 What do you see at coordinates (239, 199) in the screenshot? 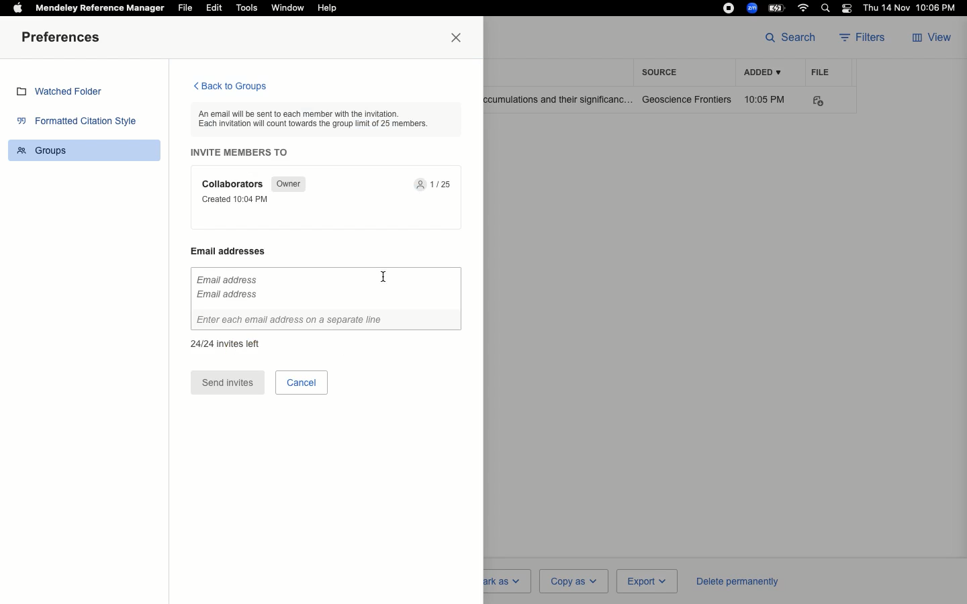
I see `Created` at bounding box center [239, 199].